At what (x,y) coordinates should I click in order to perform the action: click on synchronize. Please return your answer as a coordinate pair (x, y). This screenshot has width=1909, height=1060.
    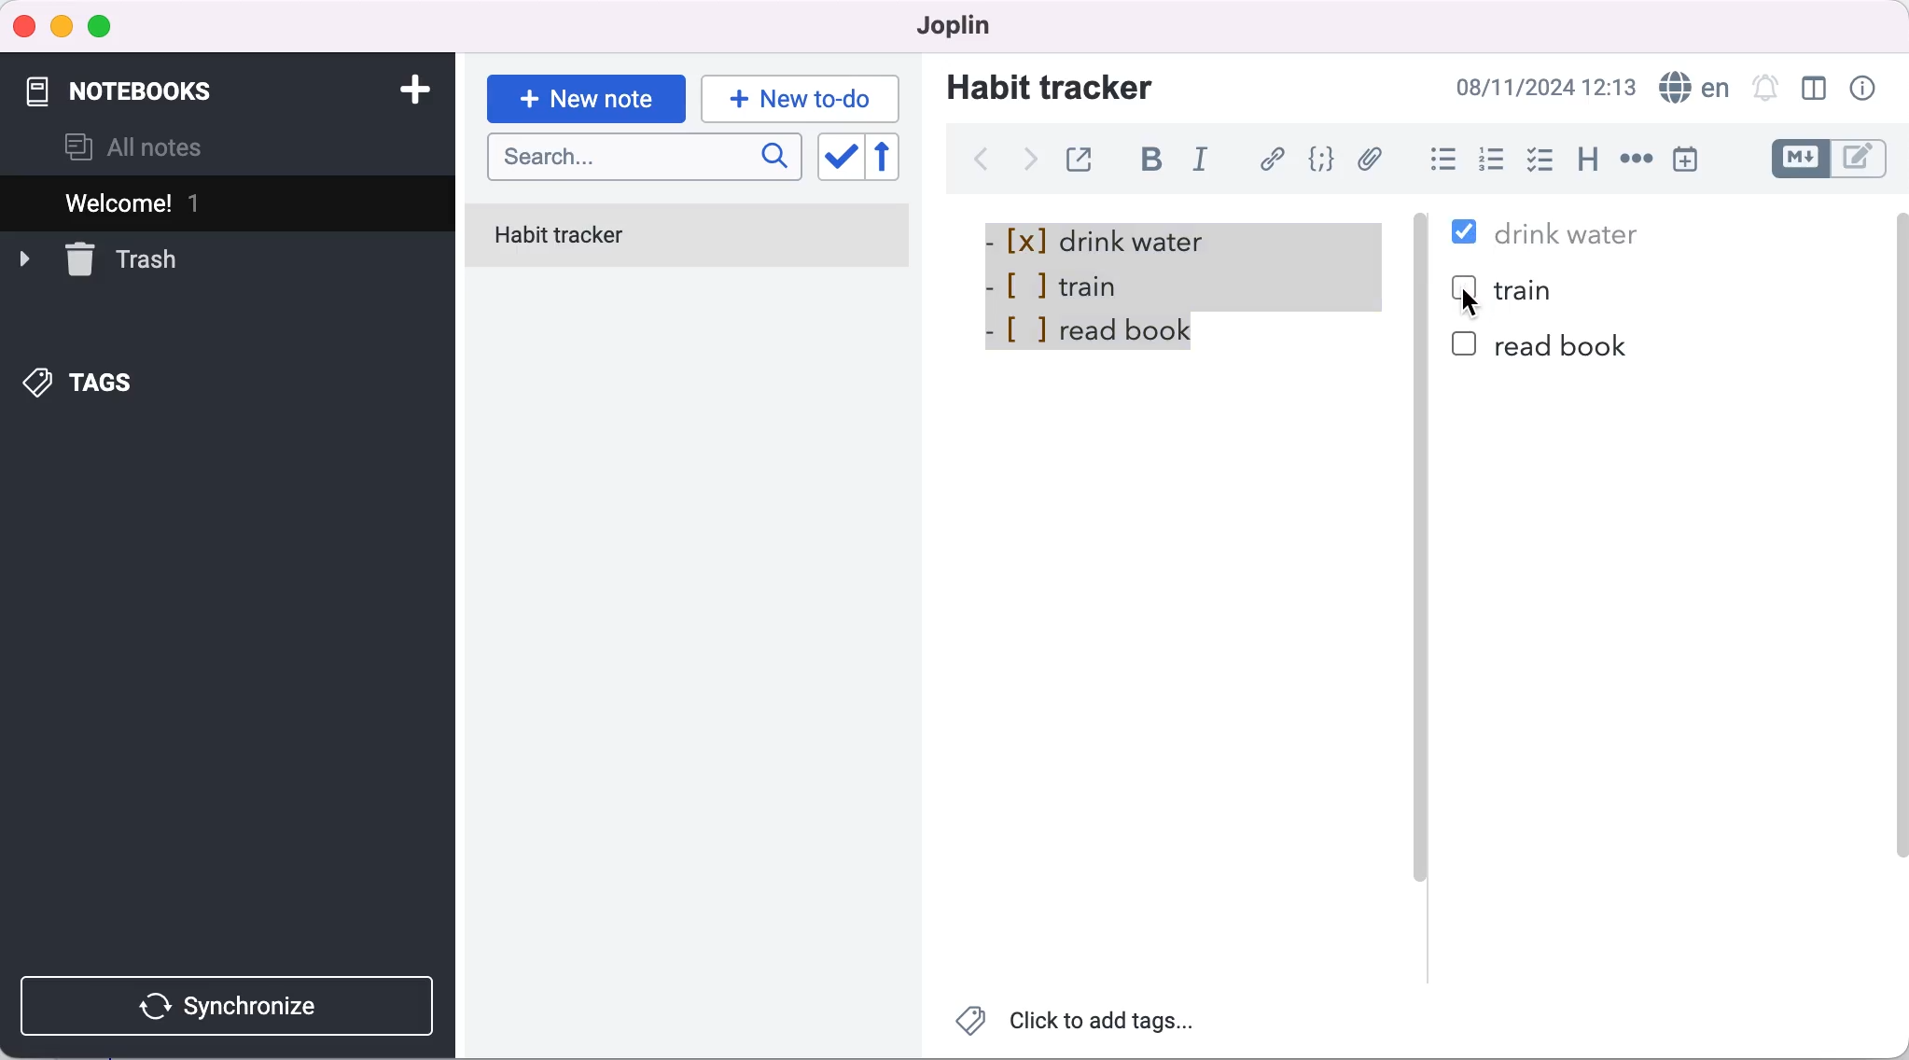
    Looking at the image, I should click on (231, 1006).